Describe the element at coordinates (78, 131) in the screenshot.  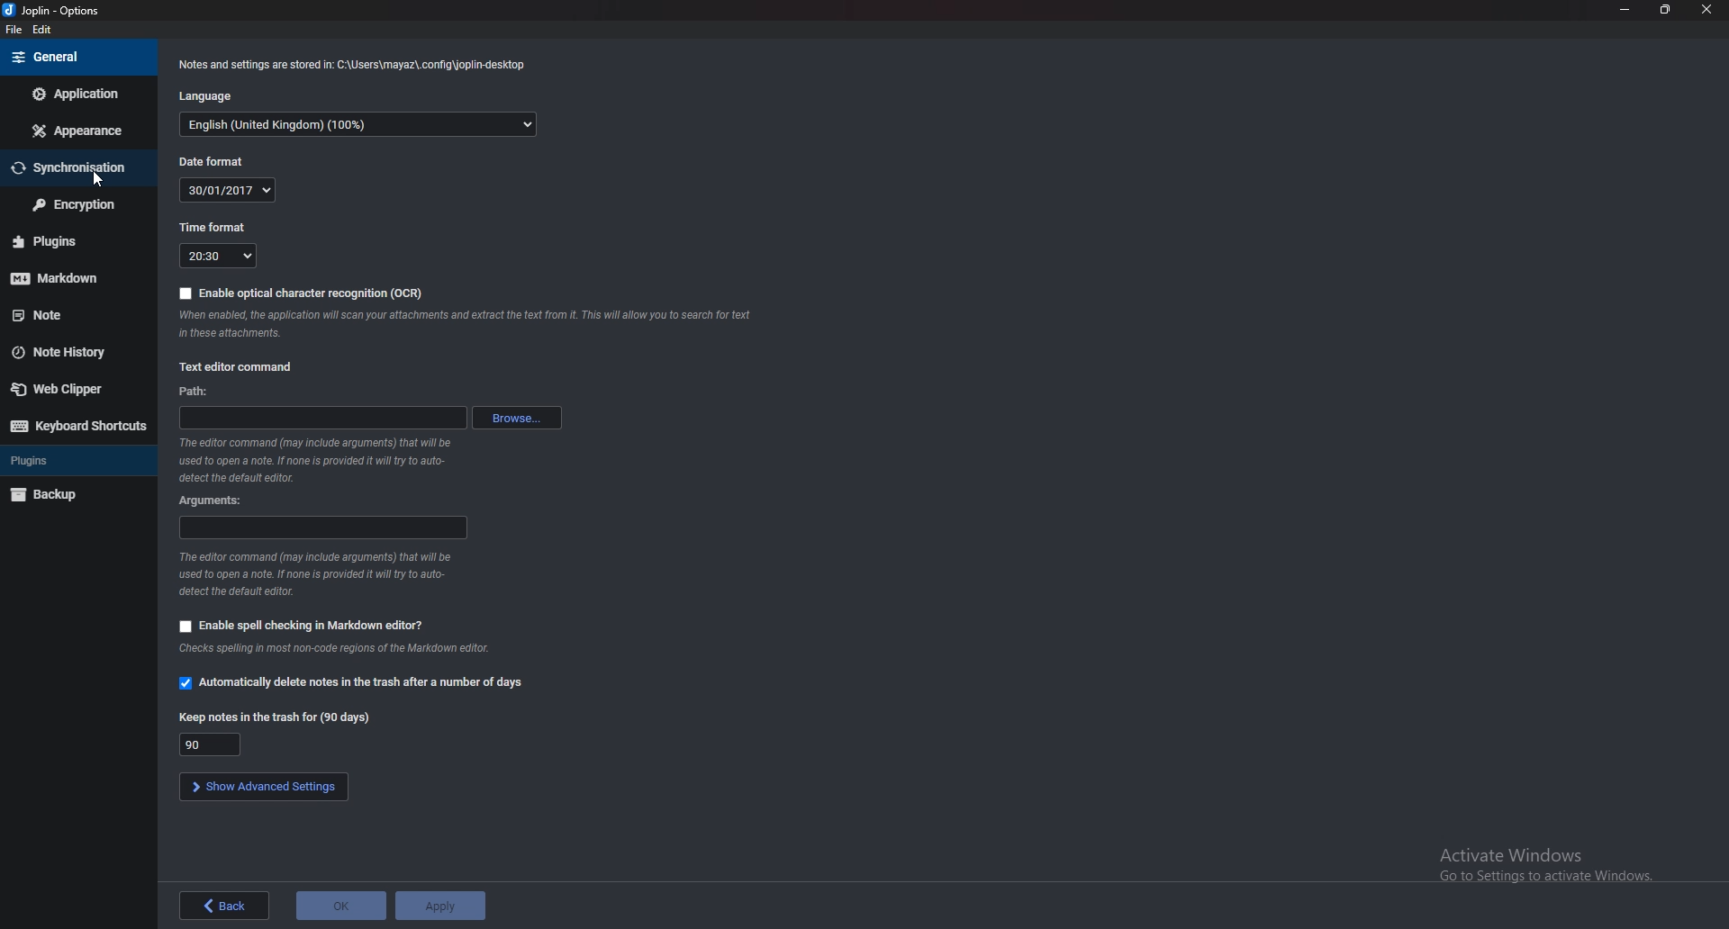
I see `appearance` at that location.